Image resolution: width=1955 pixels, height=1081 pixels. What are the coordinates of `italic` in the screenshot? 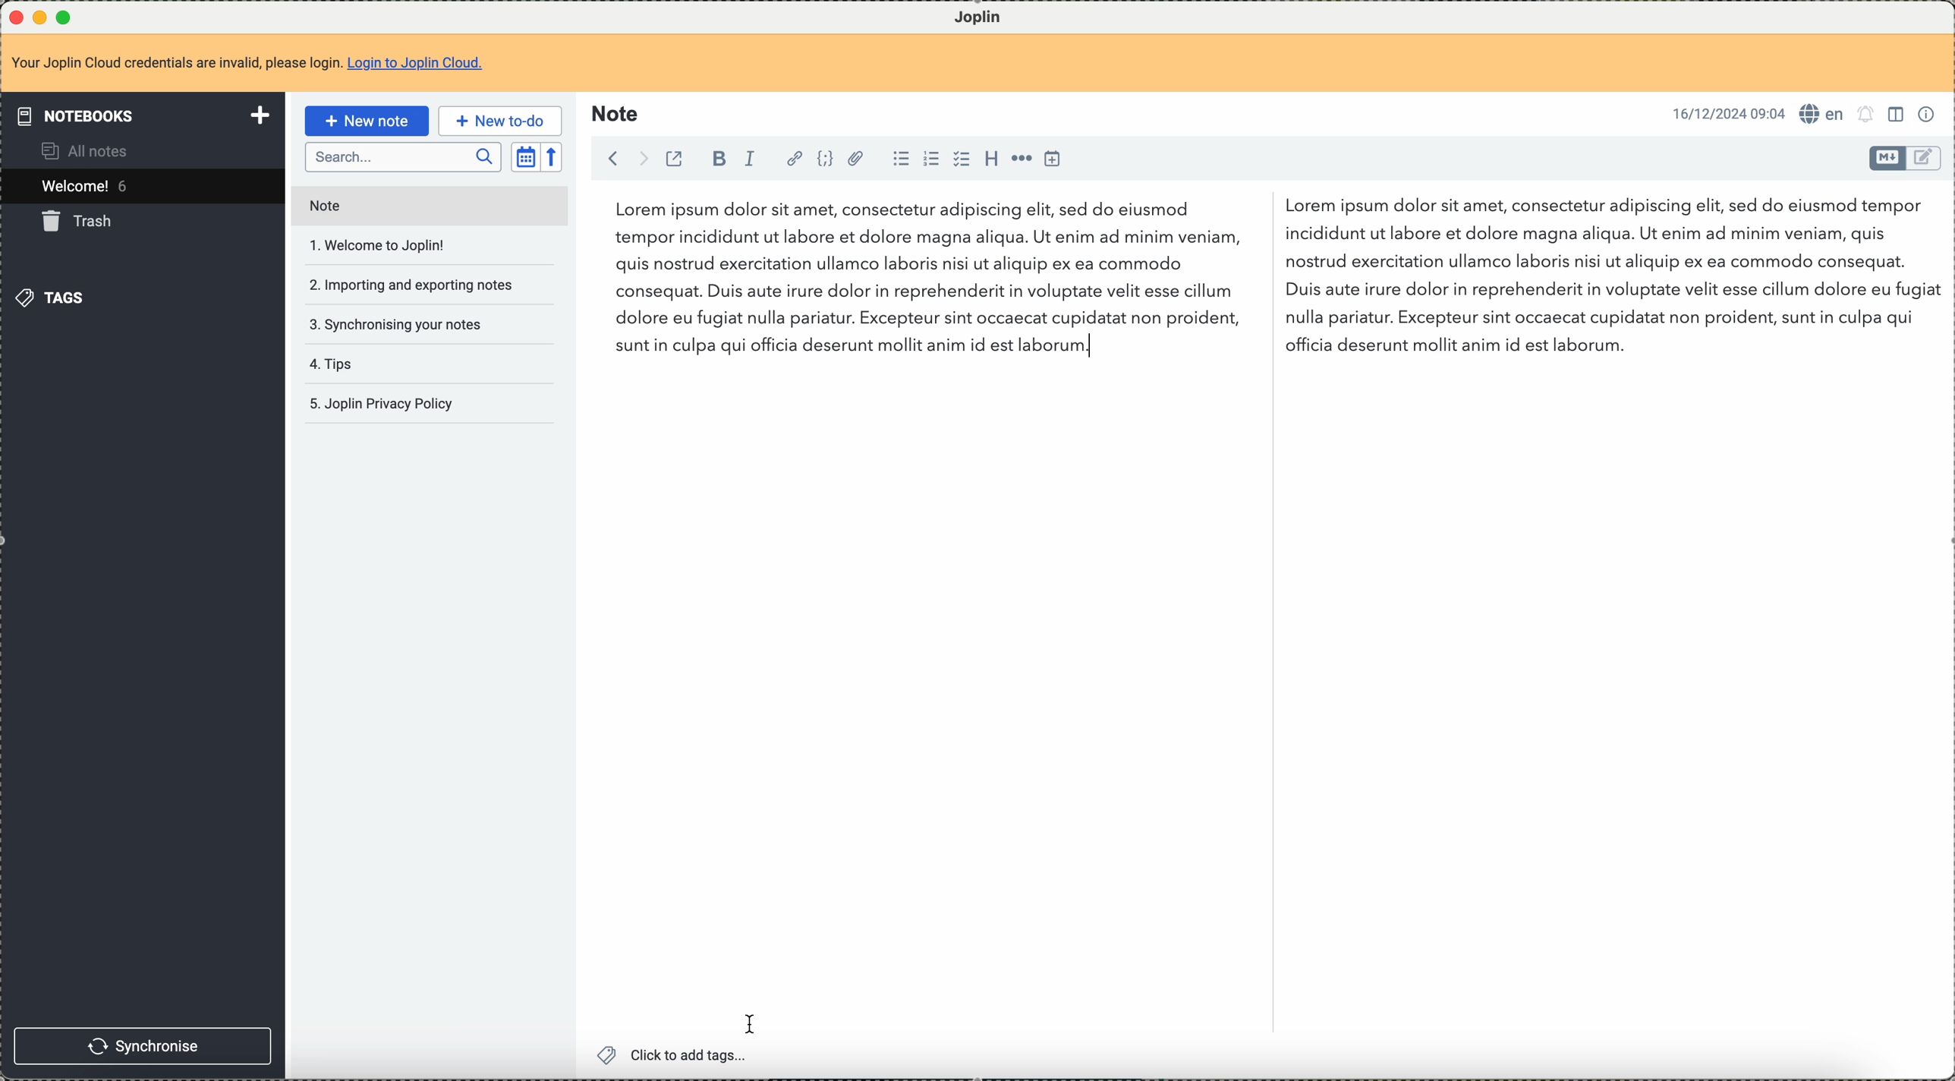 It's located at (751, 159).